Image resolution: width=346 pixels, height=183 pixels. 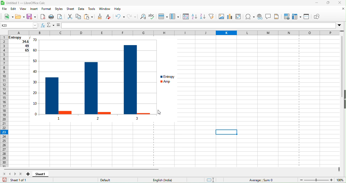 I want to click on row, so click(x=164, y=16).